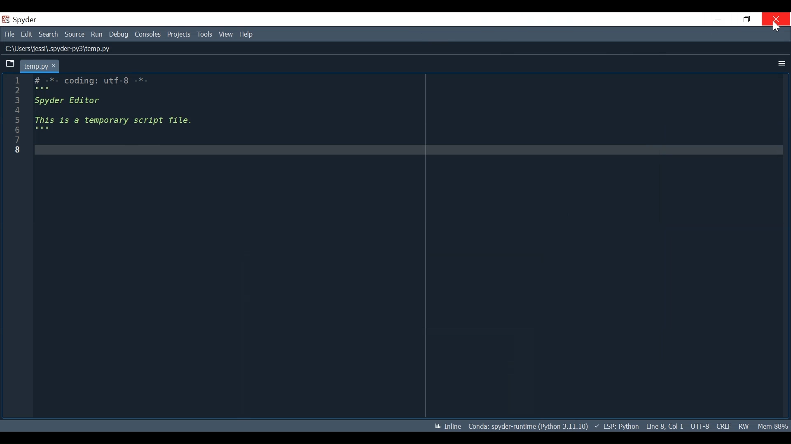  What do you see at coordinates (445, 426) in the screenshot?
I see `Inline ` at bounding box center [445, 426].